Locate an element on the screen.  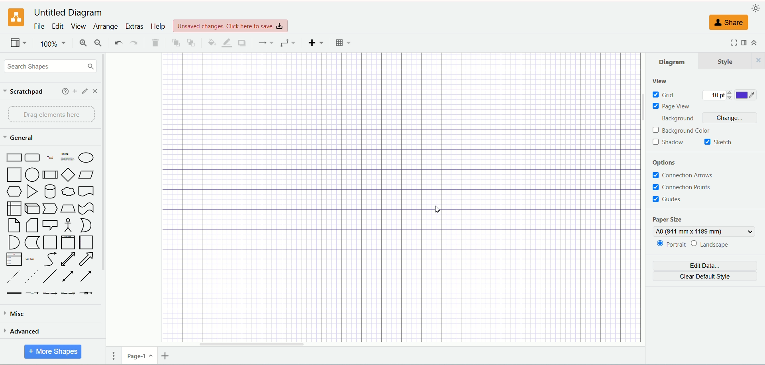
style is located at coordinates (734, 61).